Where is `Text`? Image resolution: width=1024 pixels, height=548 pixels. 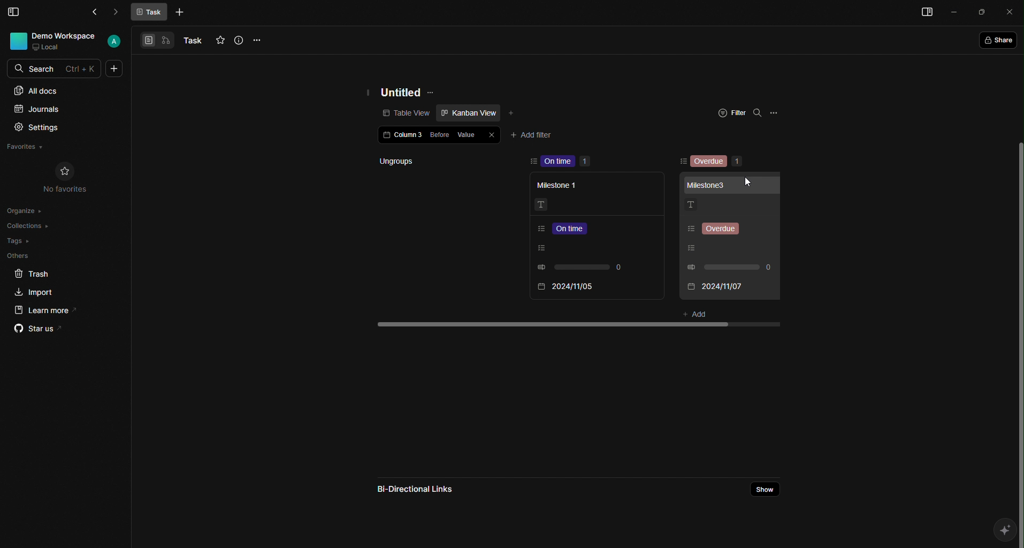
Text is located at coordinates (541, 204).